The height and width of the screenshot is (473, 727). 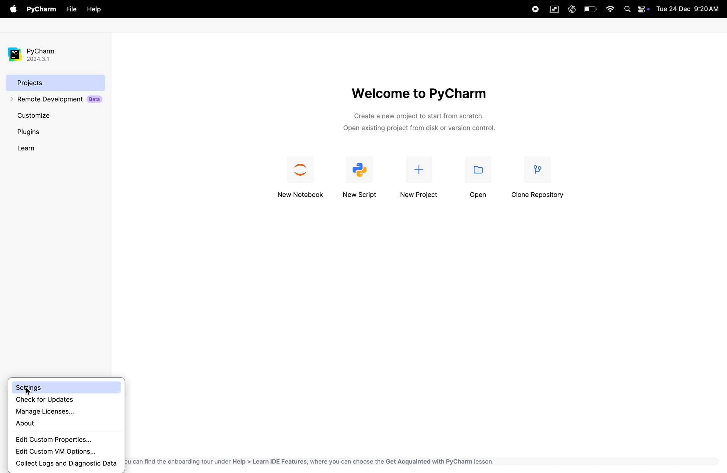 What do you see at coordinates (610, 9) in the screenshot?
I see `wifi` at bounding box center [610, 9].